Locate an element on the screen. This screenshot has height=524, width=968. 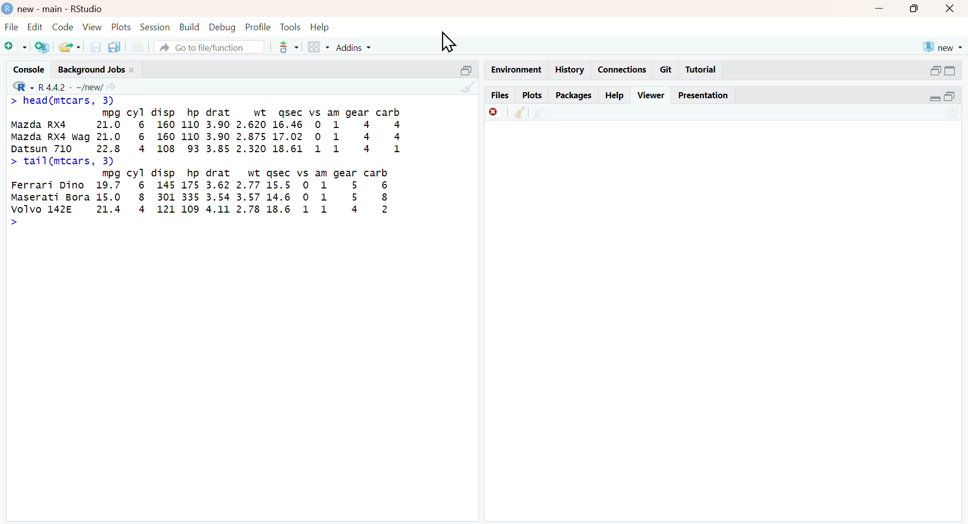
maximize is located at coordinates (915, 9).